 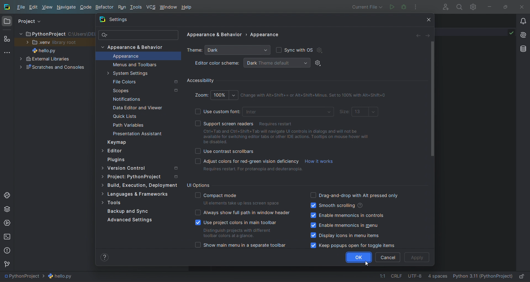 I want to click on Advance Settings, so click(x=135, y=220).